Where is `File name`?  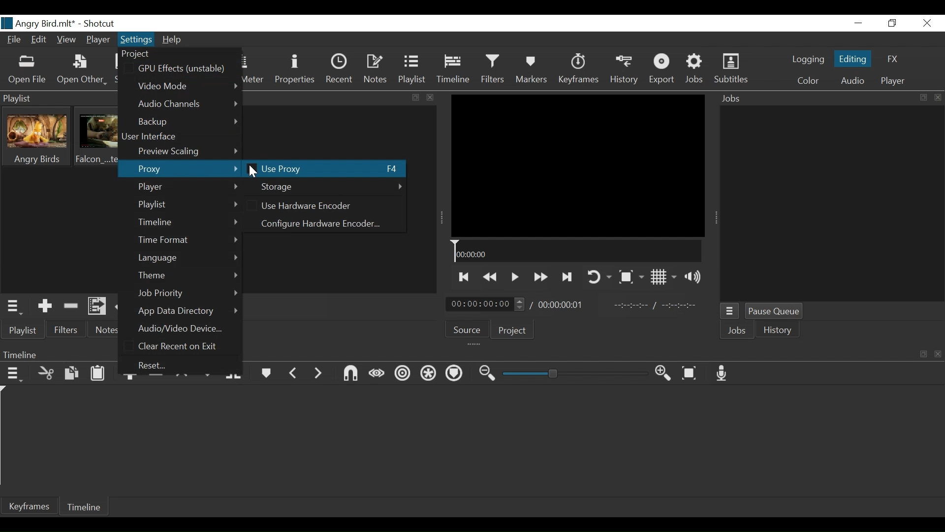
File name is located at coordinates (40, 23).